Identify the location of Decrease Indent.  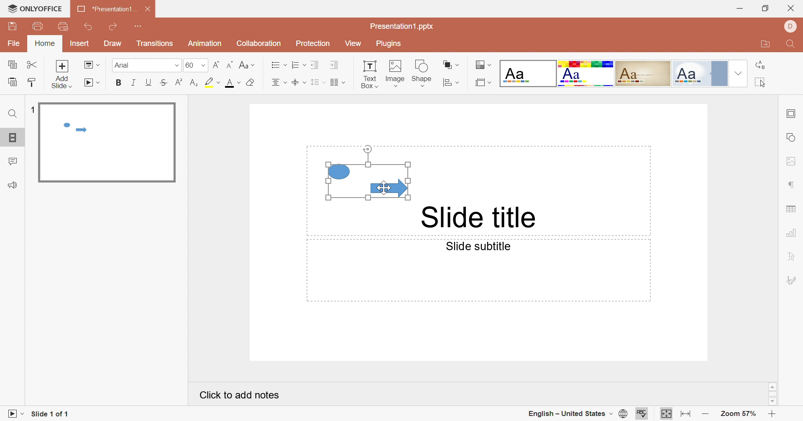
(314, 65).